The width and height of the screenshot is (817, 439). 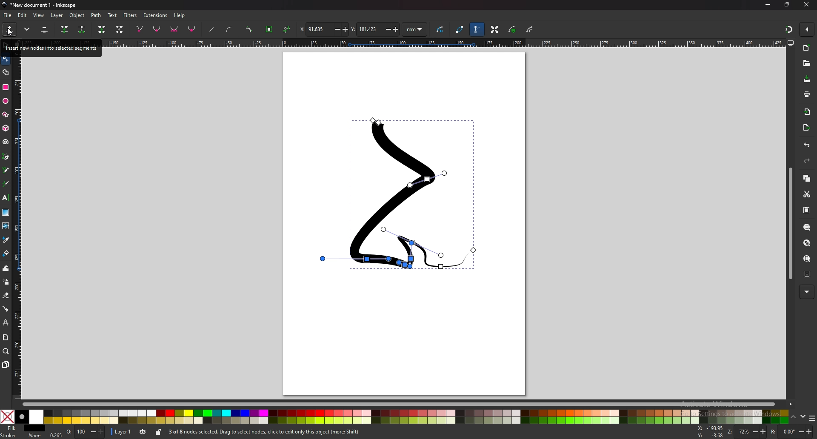 I want to click on mouse coordinates, so click(x=709, y=432).